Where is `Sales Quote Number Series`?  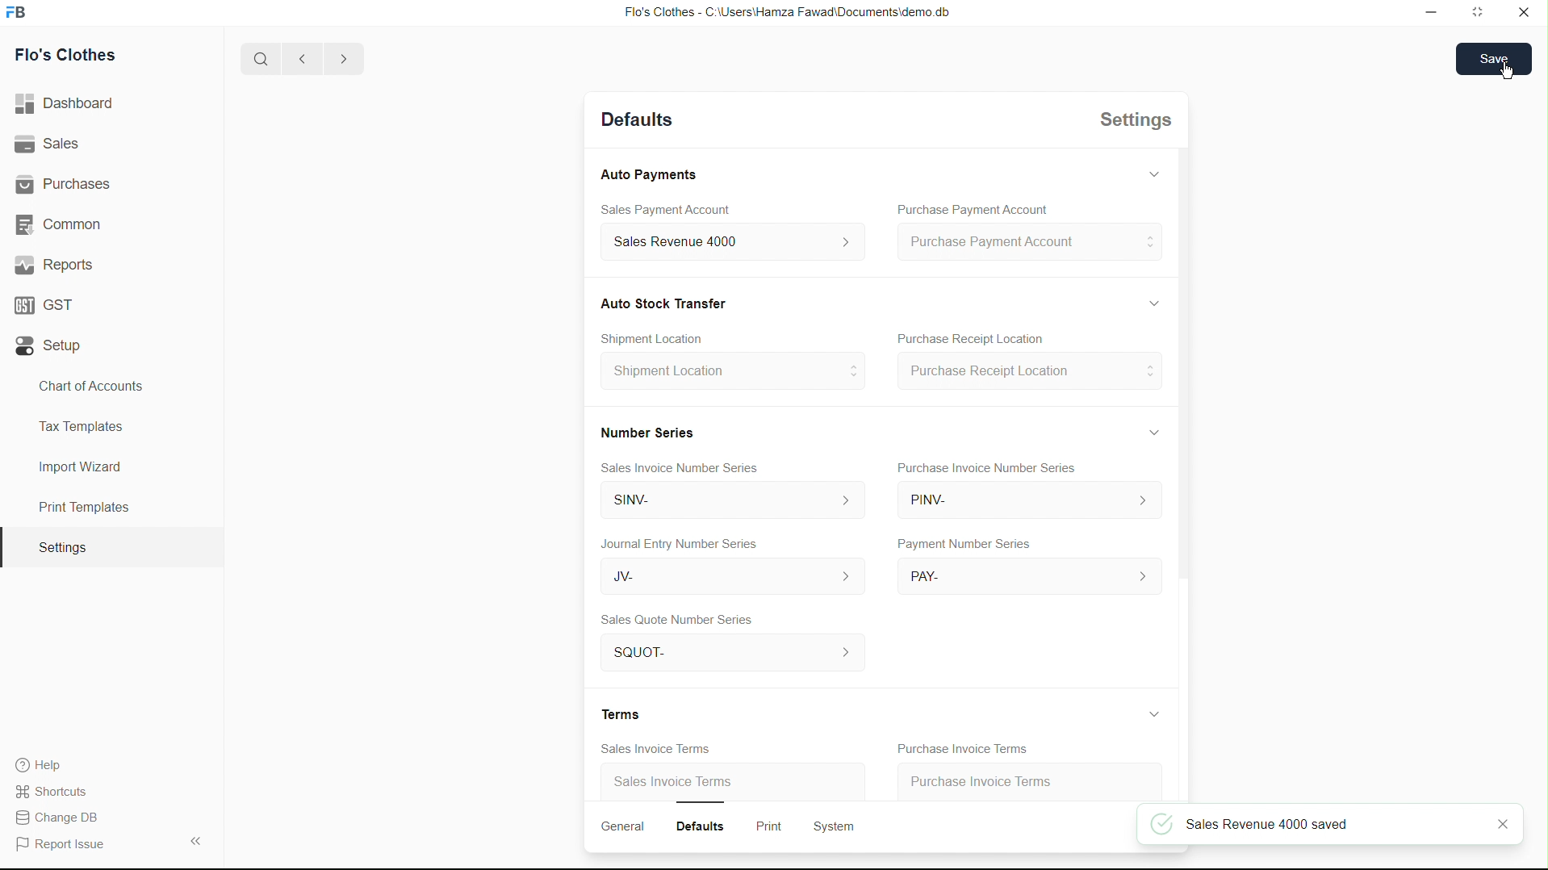
Sales Quote Number Series is located at coordinates (684, 619).